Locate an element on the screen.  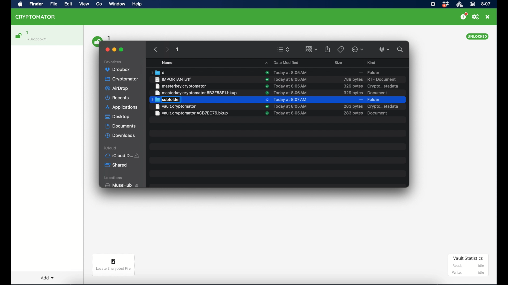
synced is located at coordinates (267, 107).